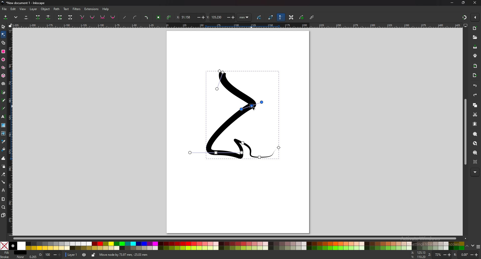 The width and height of the screenshot is (481, 259). What do you see at coordinates (84, 255) in the screenshot?
I see `toggle visibility` at bounding box center [84, 255].